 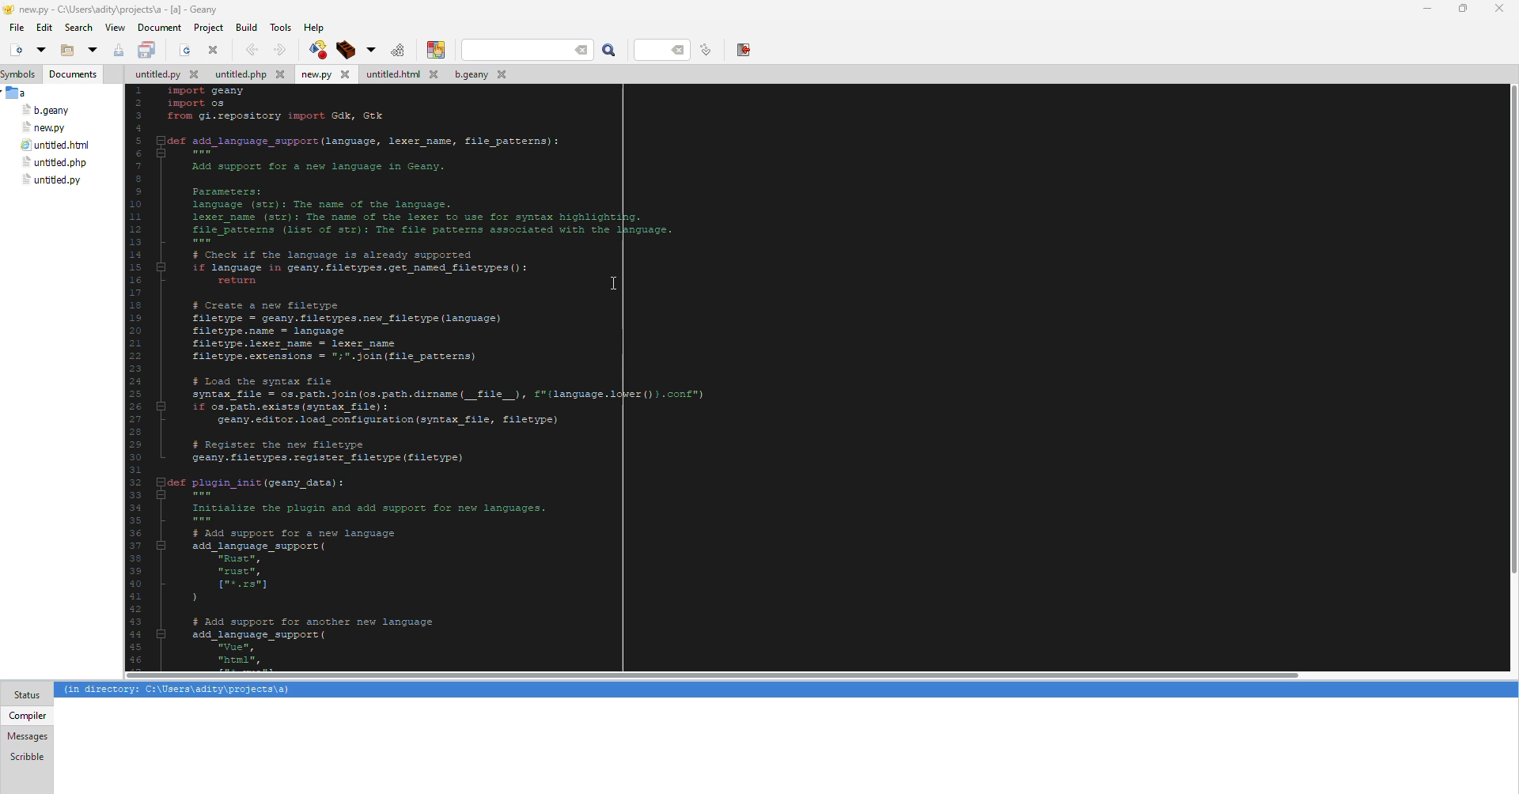 What do you see at coordinates (282, 50) in the screenshot?
I see `forward` at bounding box center [282, 50].